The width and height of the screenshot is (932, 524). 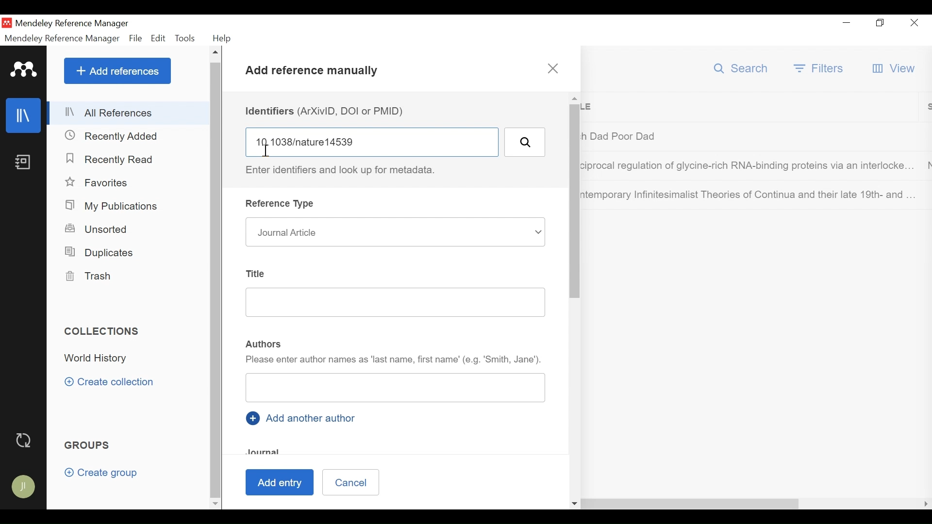 I want to click on minimize, so click(x=847, y=23).